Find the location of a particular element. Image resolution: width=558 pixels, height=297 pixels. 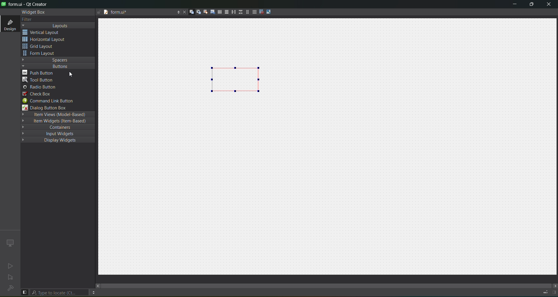

vertical layout is located at coordinates (226, 12).